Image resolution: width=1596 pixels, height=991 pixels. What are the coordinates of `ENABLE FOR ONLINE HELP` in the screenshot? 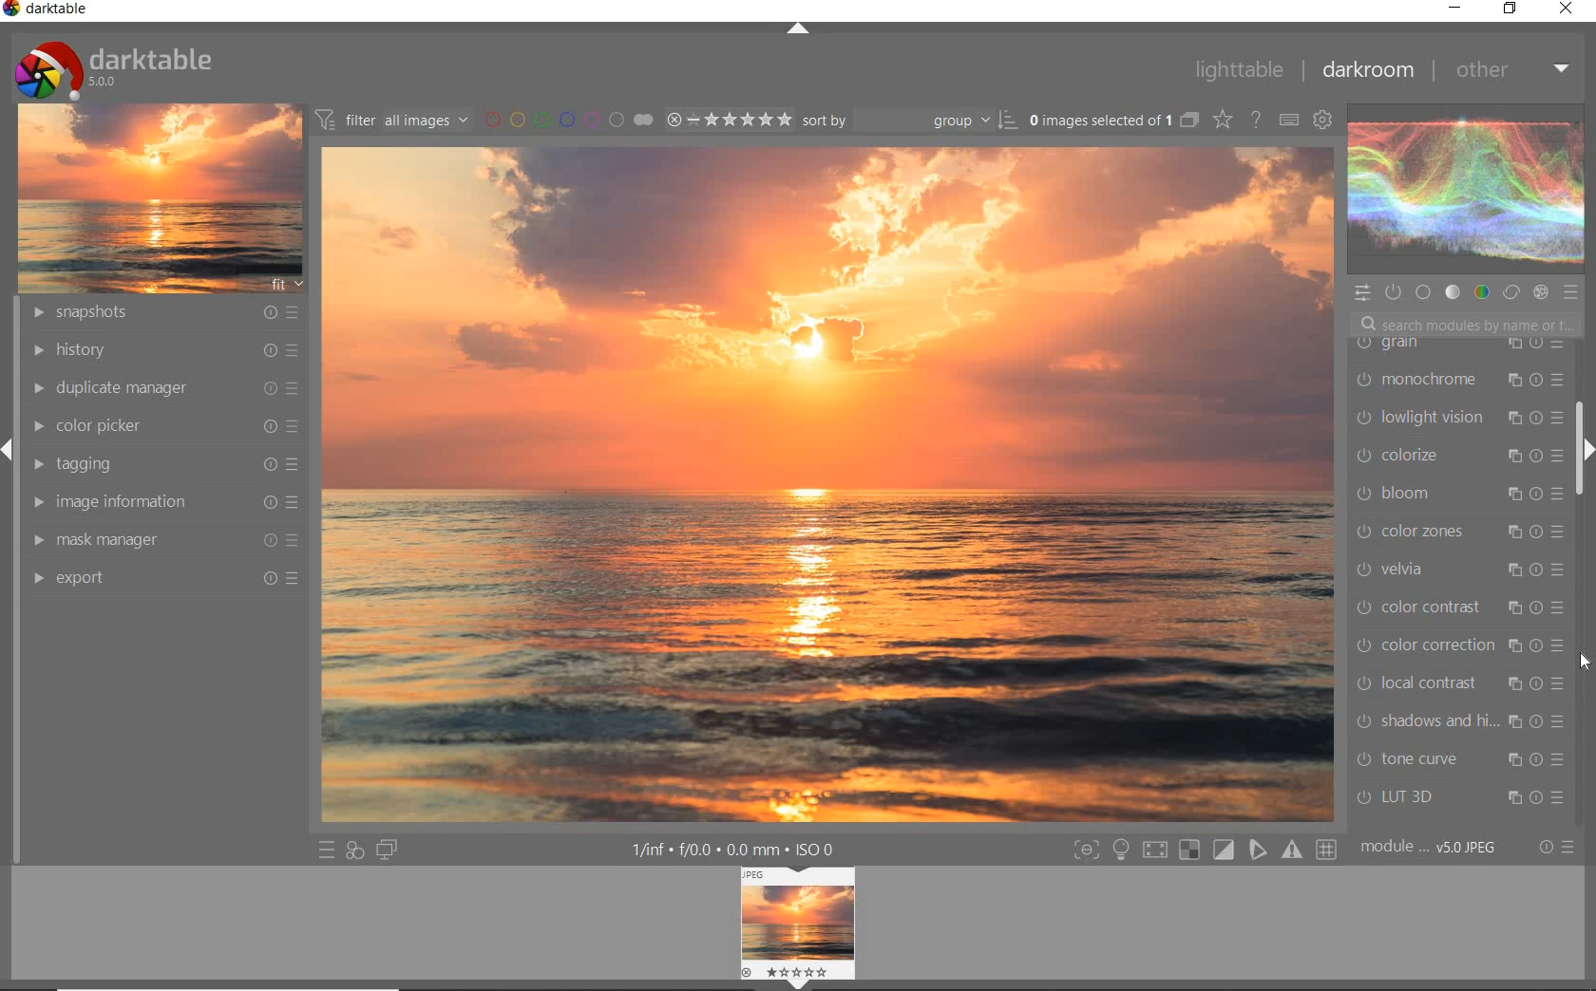 It's located at (1259, 119).